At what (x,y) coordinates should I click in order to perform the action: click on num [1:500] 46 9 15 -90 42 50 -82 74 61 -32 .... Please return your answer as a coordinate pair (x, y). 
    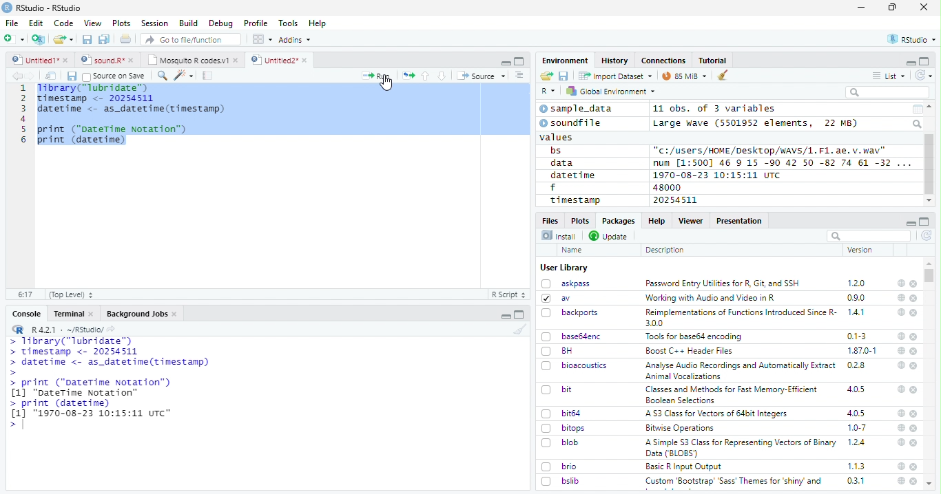
    Looking at the image, I should click on (782, 162).